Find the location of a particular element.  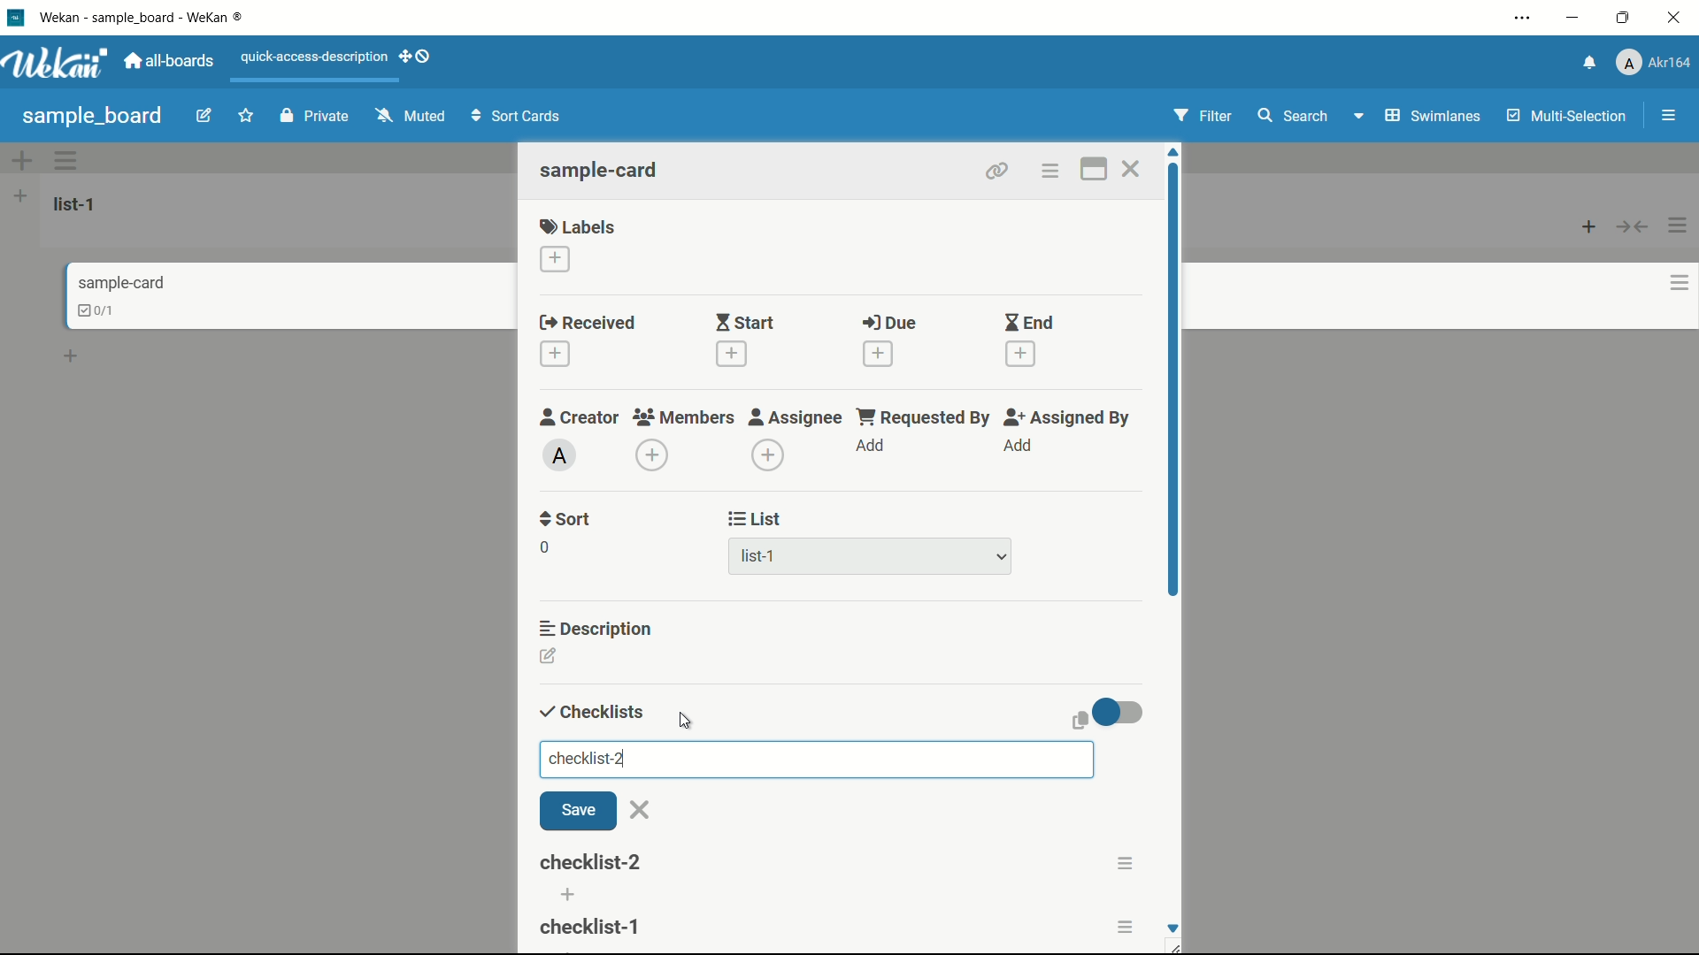

admin is located at coordinates (560, 455).